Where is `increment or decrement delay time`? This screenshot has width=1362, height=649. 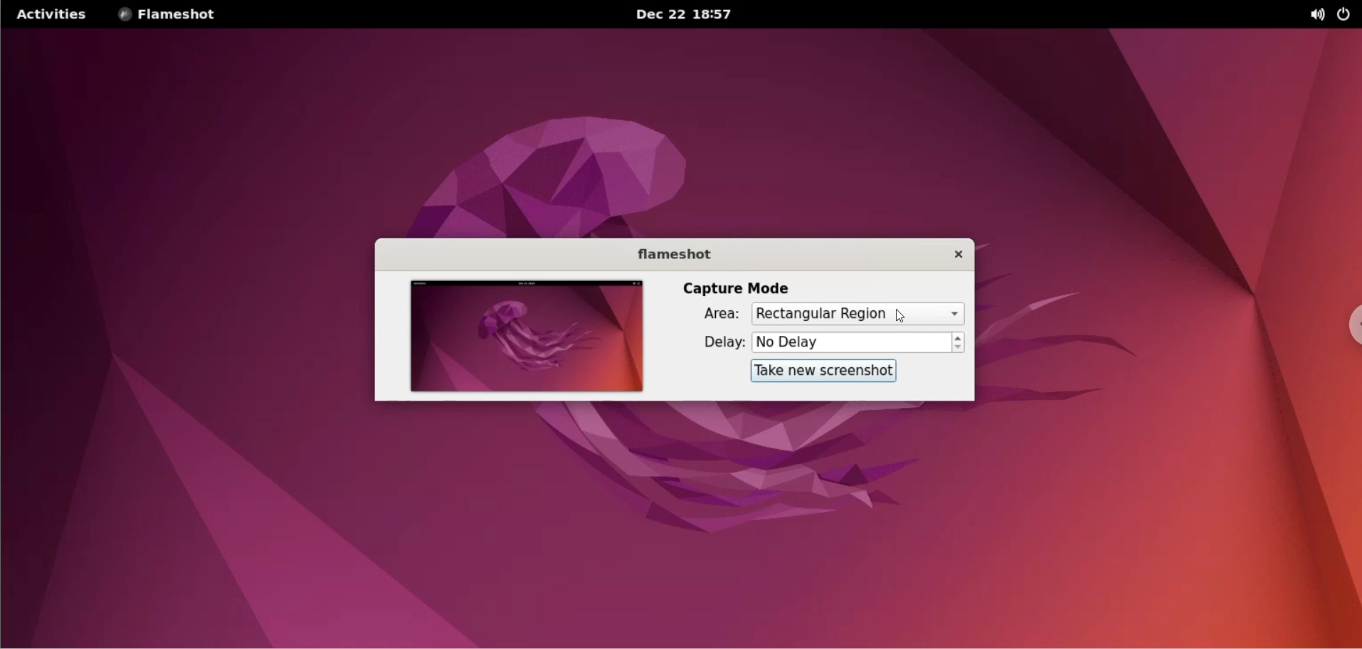 increment or decrement delay time is located at coordinates (959, 344).